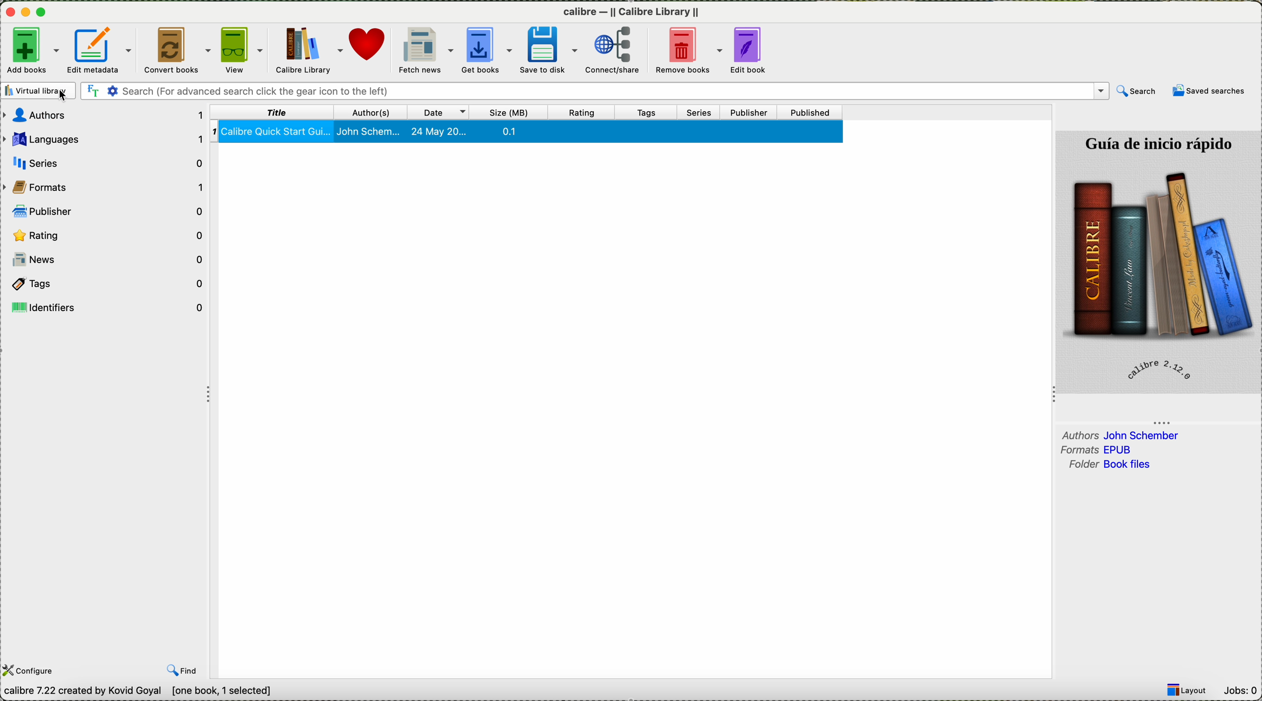 The height and width of the screenshot is (701, 1262). I want to click on book, so click(529, 132).